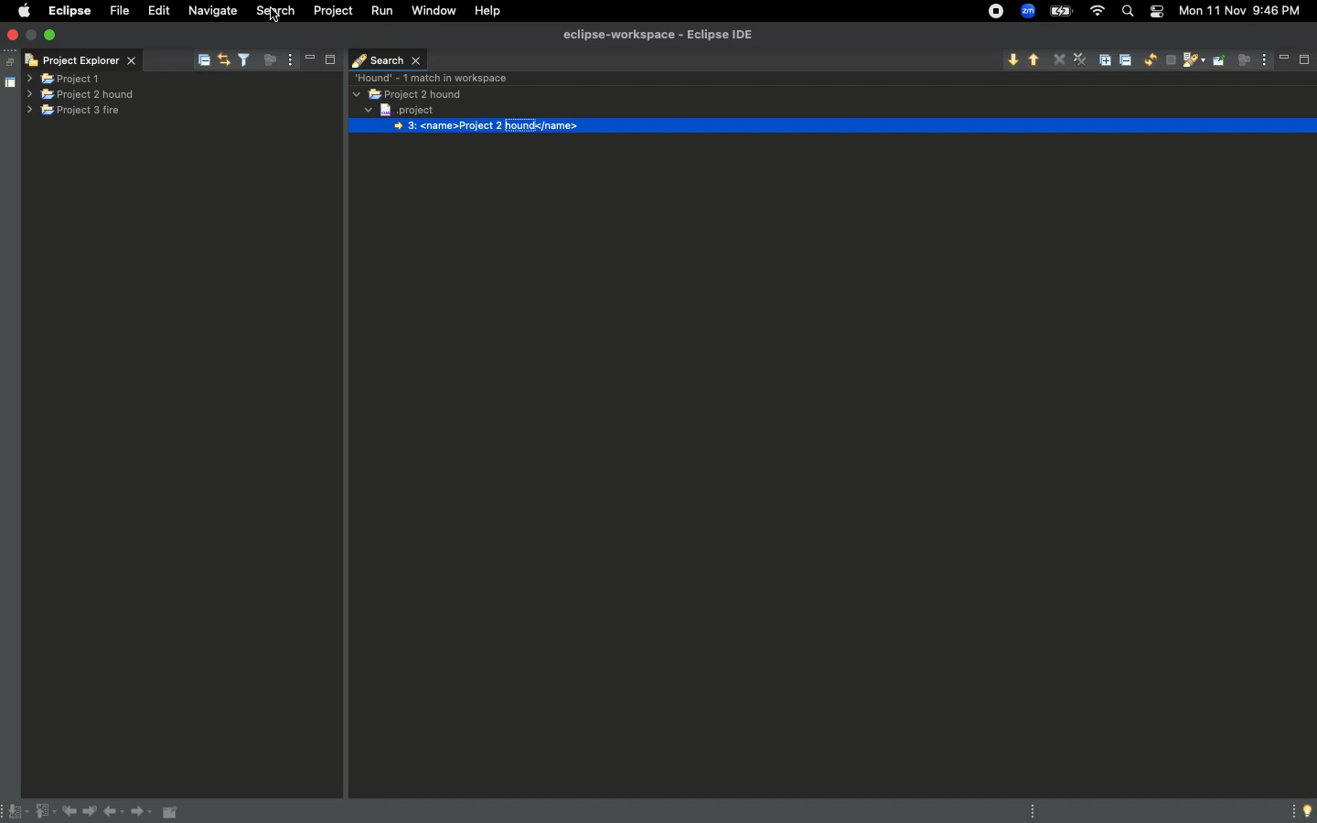 This screenshot has height=823, width=1317. Describe the element at coordinates (410, 94) in the screenshot. I see `Project 2 hound` at that location.